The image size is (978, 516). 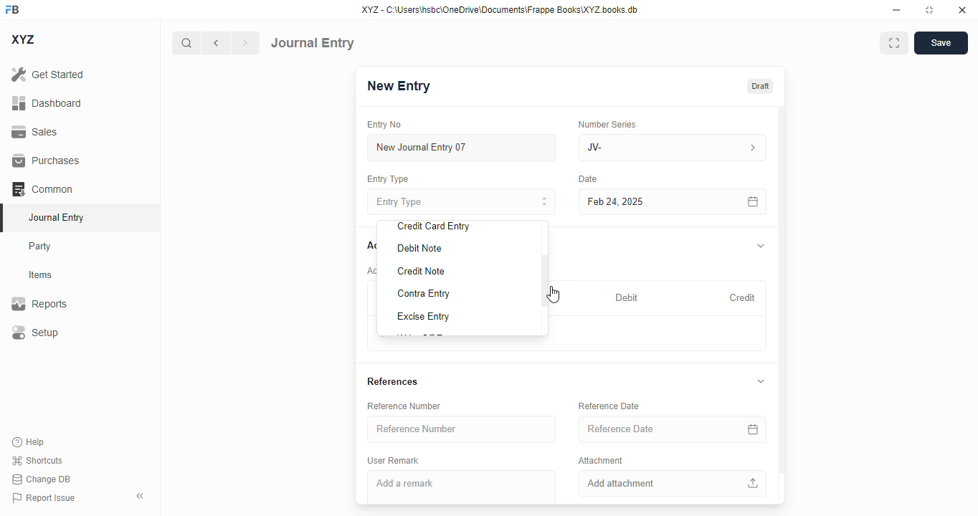 I want to click on reference date, so click(x=609, y=406).